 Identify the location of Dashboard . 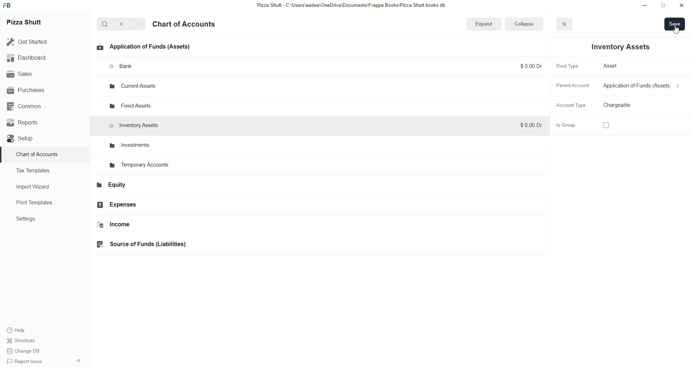
(31, 58).